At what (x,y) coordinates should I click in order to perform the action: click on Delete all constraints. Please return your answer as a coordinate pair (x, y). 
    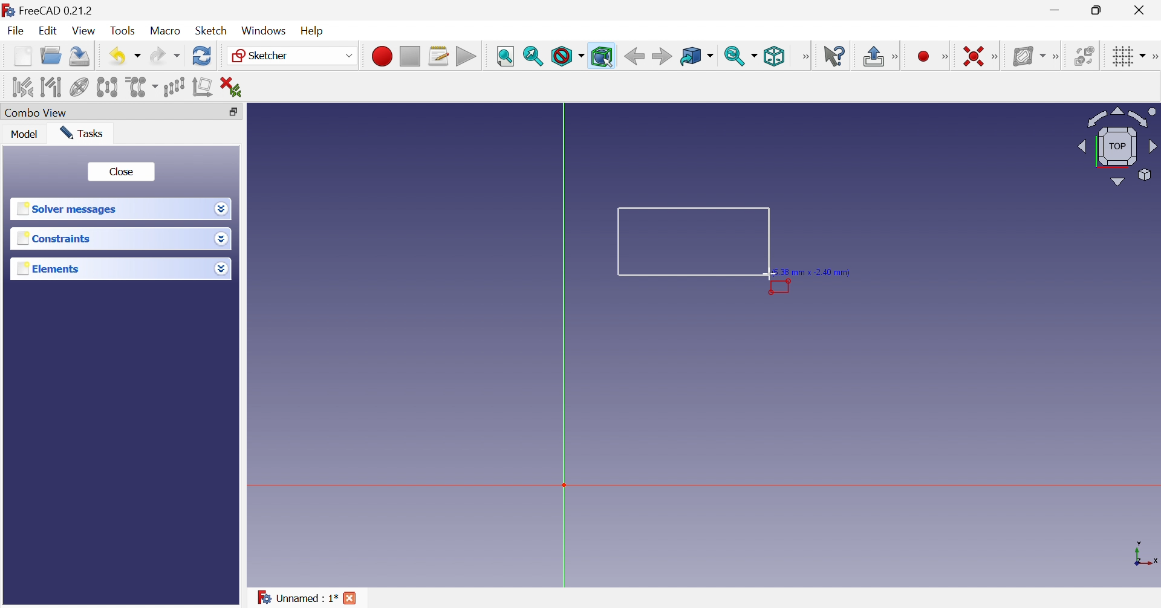
    Looking at the image, I should click on (231, 87).